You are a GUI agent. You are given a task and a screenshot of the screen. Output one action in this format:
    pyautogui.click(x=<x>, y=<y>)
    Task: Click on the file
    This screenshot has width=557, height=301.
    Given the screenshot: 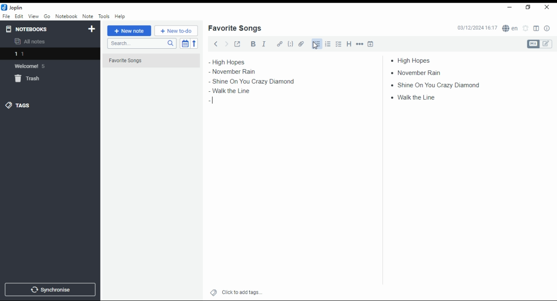 What is the action you would take?
    pyautogui.click(x=6, y=16)
    